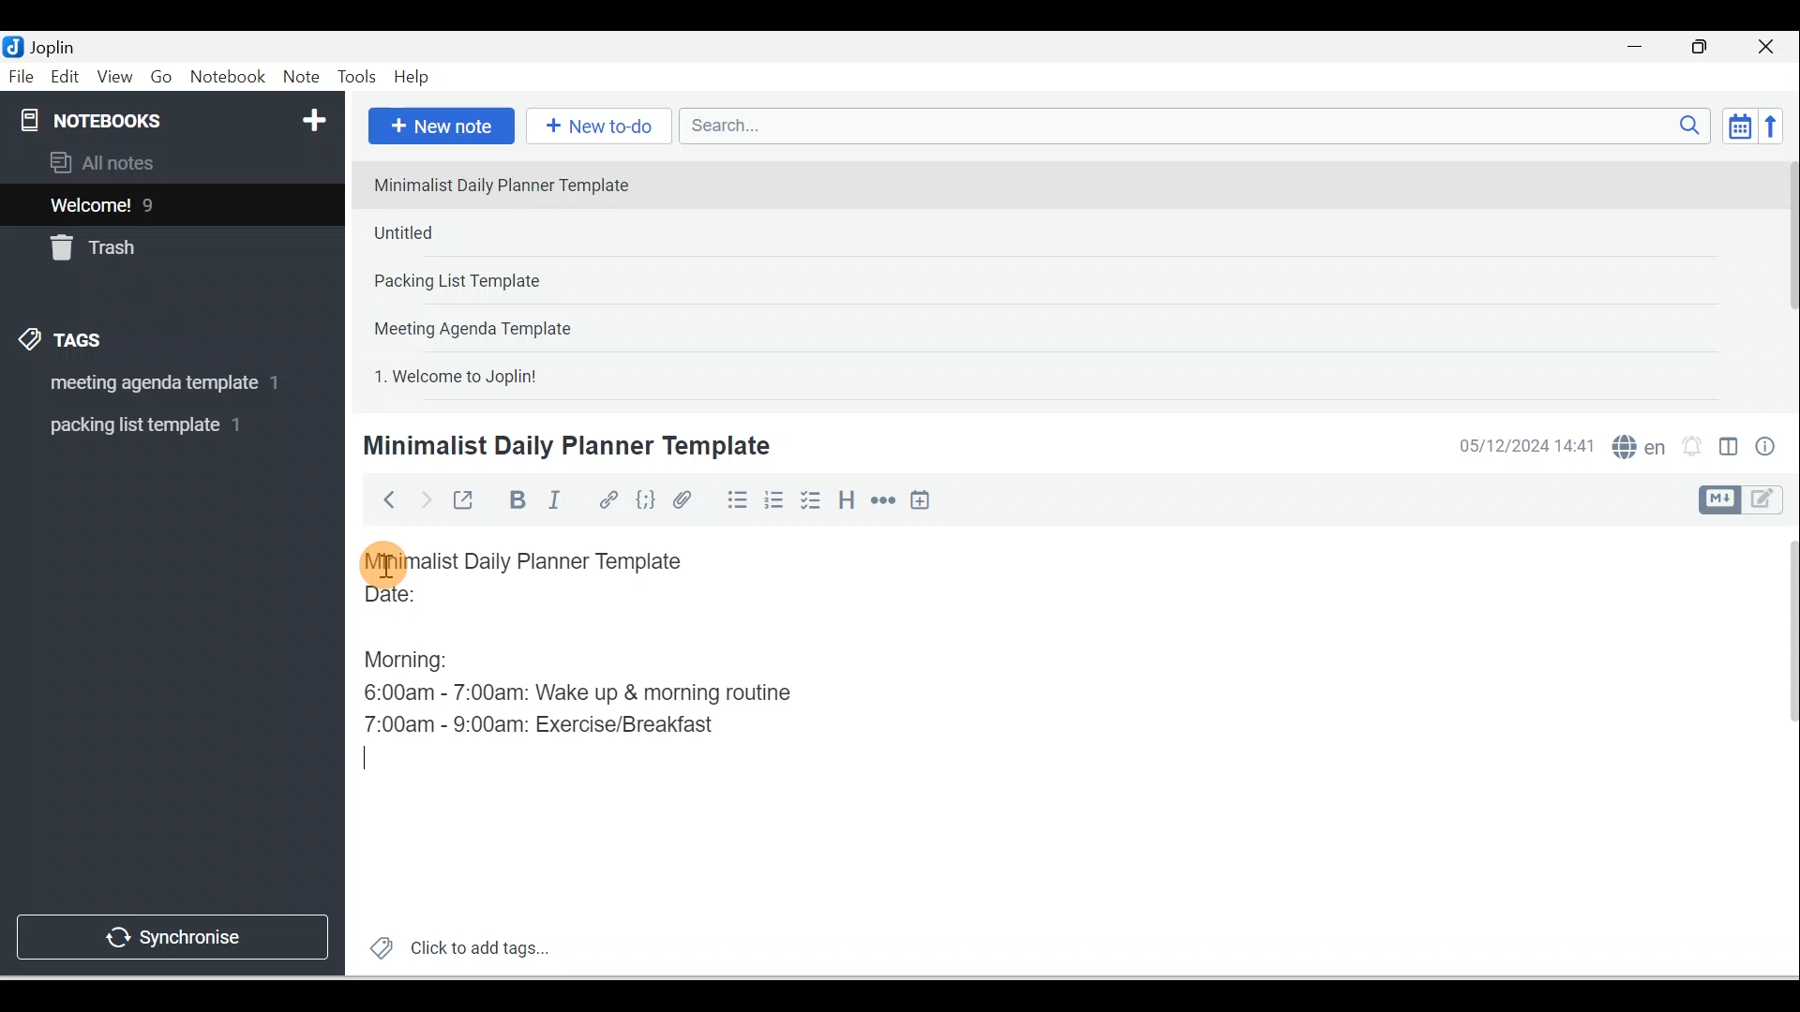 The height and width of the screenshot is (1012, 1800). I want to click on Set alarm, so click(1689, 447).